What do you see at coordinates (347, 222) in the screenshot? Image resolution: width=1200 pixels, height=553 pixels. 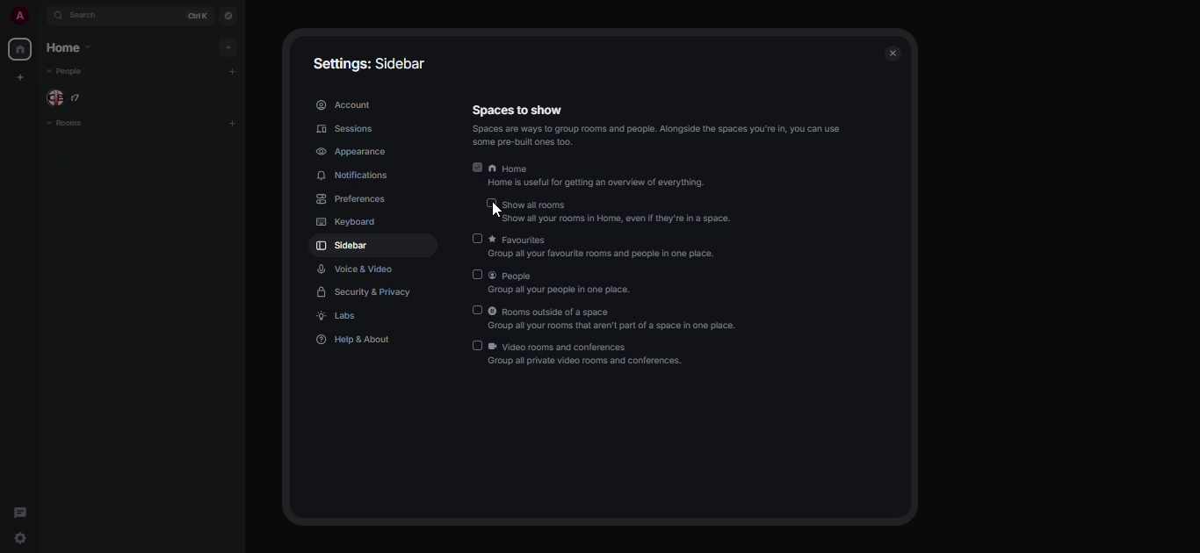 I see `keyboard` at bounding box center [347, 222].